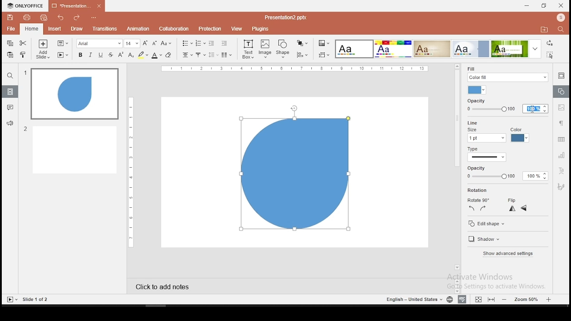  Describe the element at coordinates (10, 17) in the screenshot. I see `save` at that location.